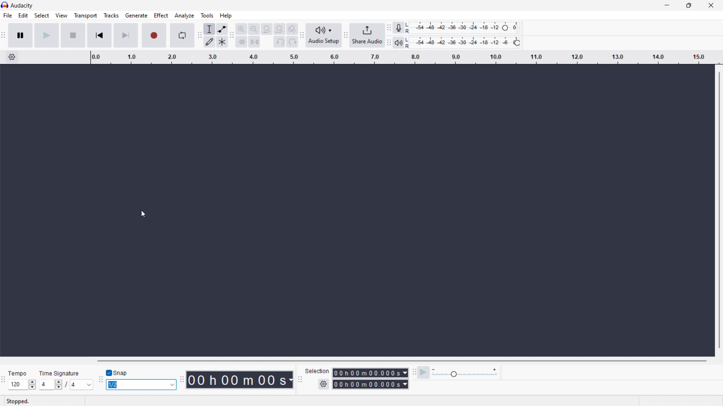 Image resolution: width=723 pixels, height=406 pixels. I want to click on analyze, so click(185, 16).